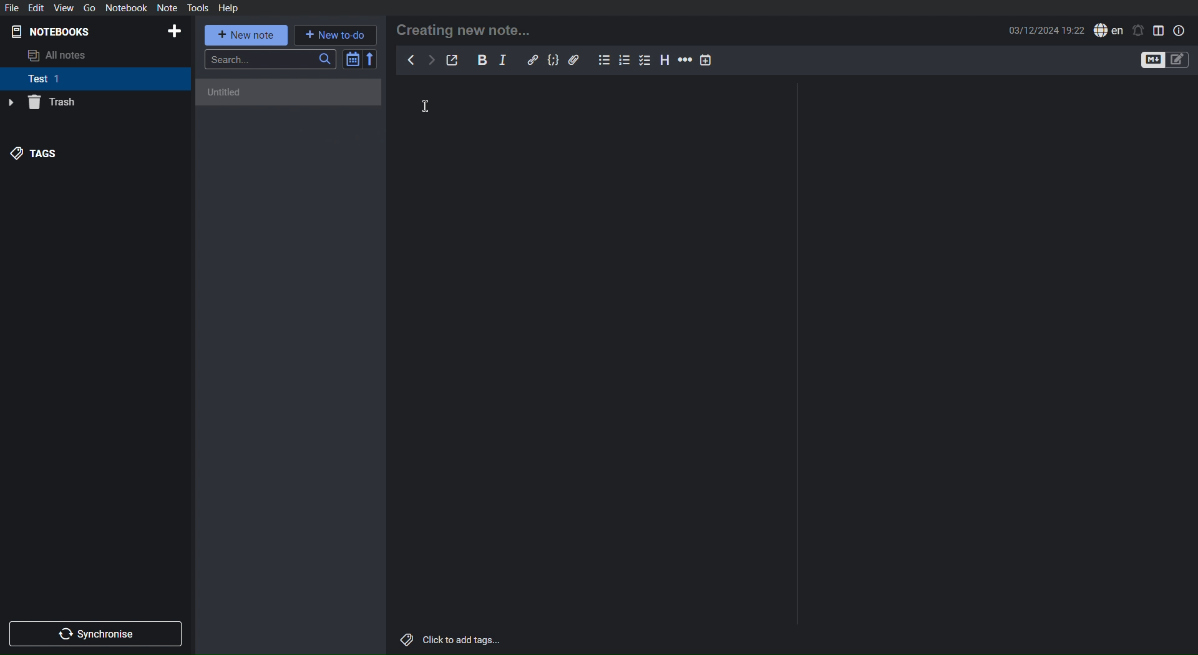 This screenshot has height=655, width=1198. Describe the element at coordinates (126, 8) in the screenshot. I see `Notebook` at that location.